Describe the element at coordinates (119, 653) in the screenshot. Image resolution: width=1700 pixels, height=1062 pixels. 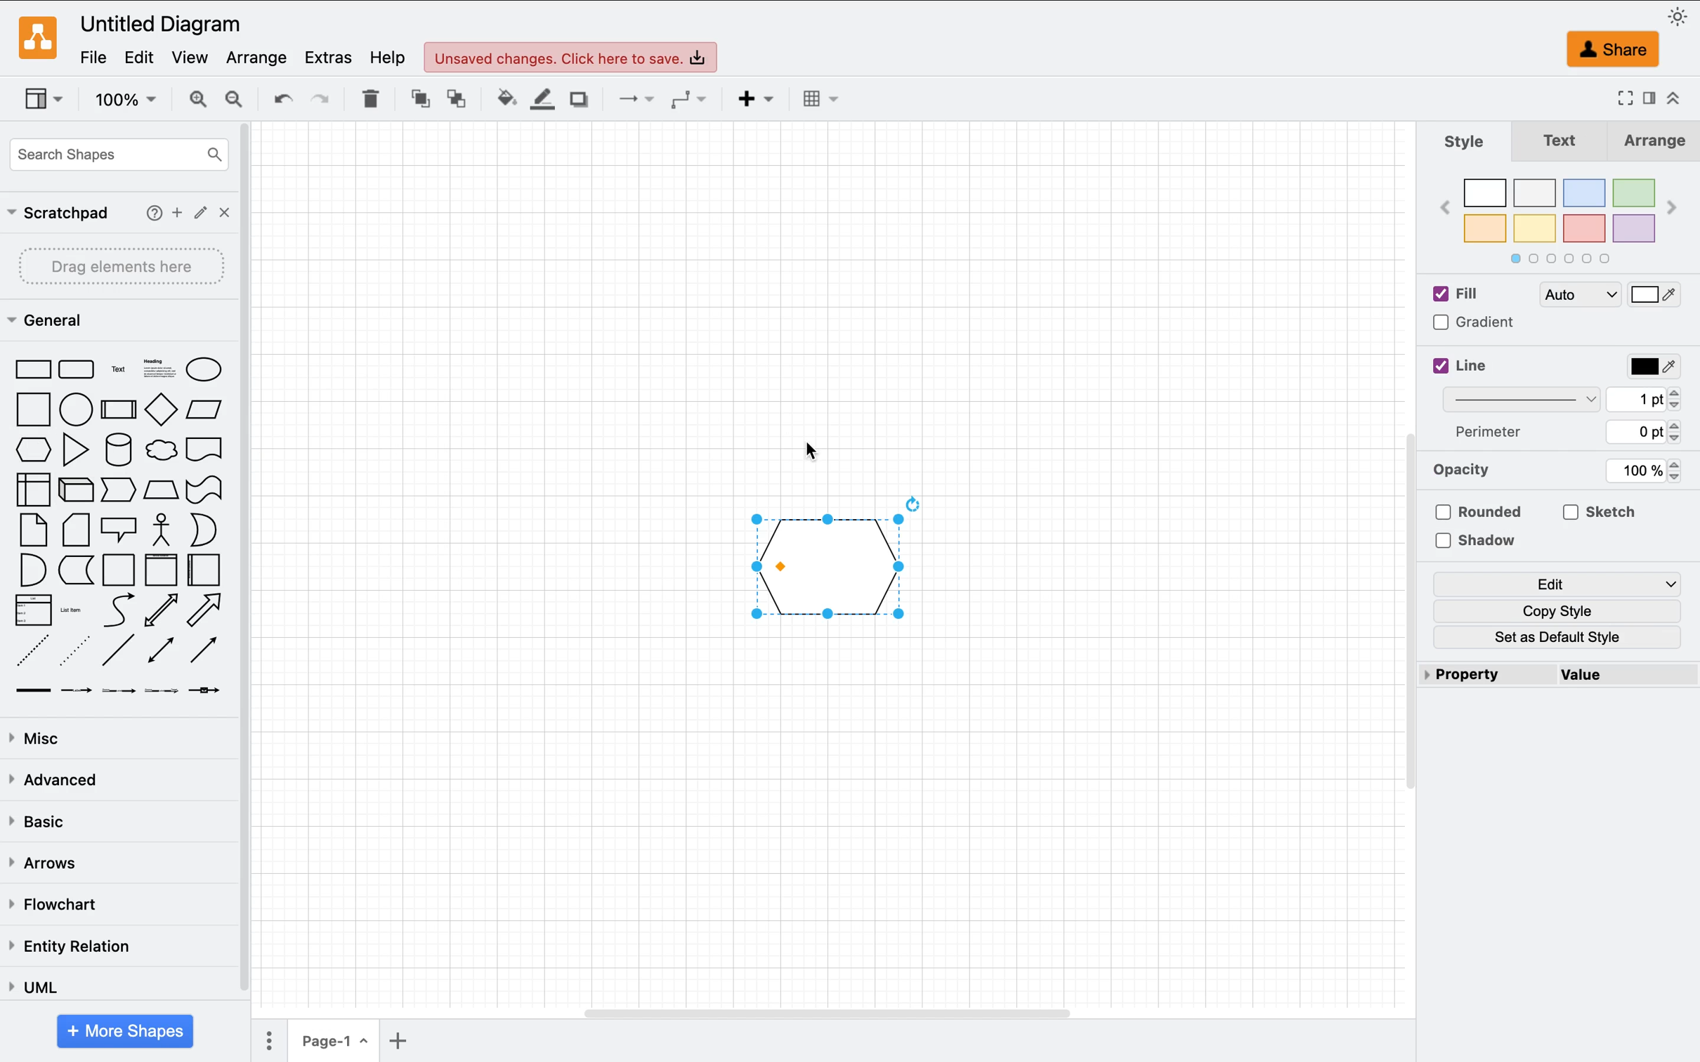
I see `line` at that location.